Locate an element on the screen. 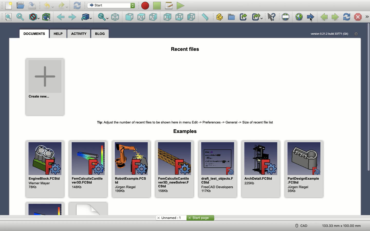 The width and height of the screenshot is (370, 231). Isometric is located at coordinates (116, 17).